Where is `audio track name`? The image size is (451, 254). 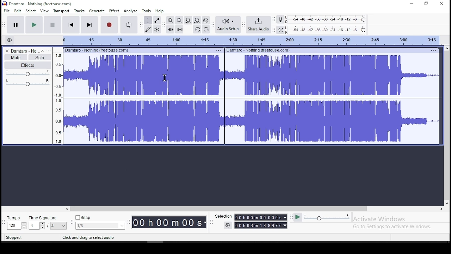 audio track name is located at coordinates (25, 51).